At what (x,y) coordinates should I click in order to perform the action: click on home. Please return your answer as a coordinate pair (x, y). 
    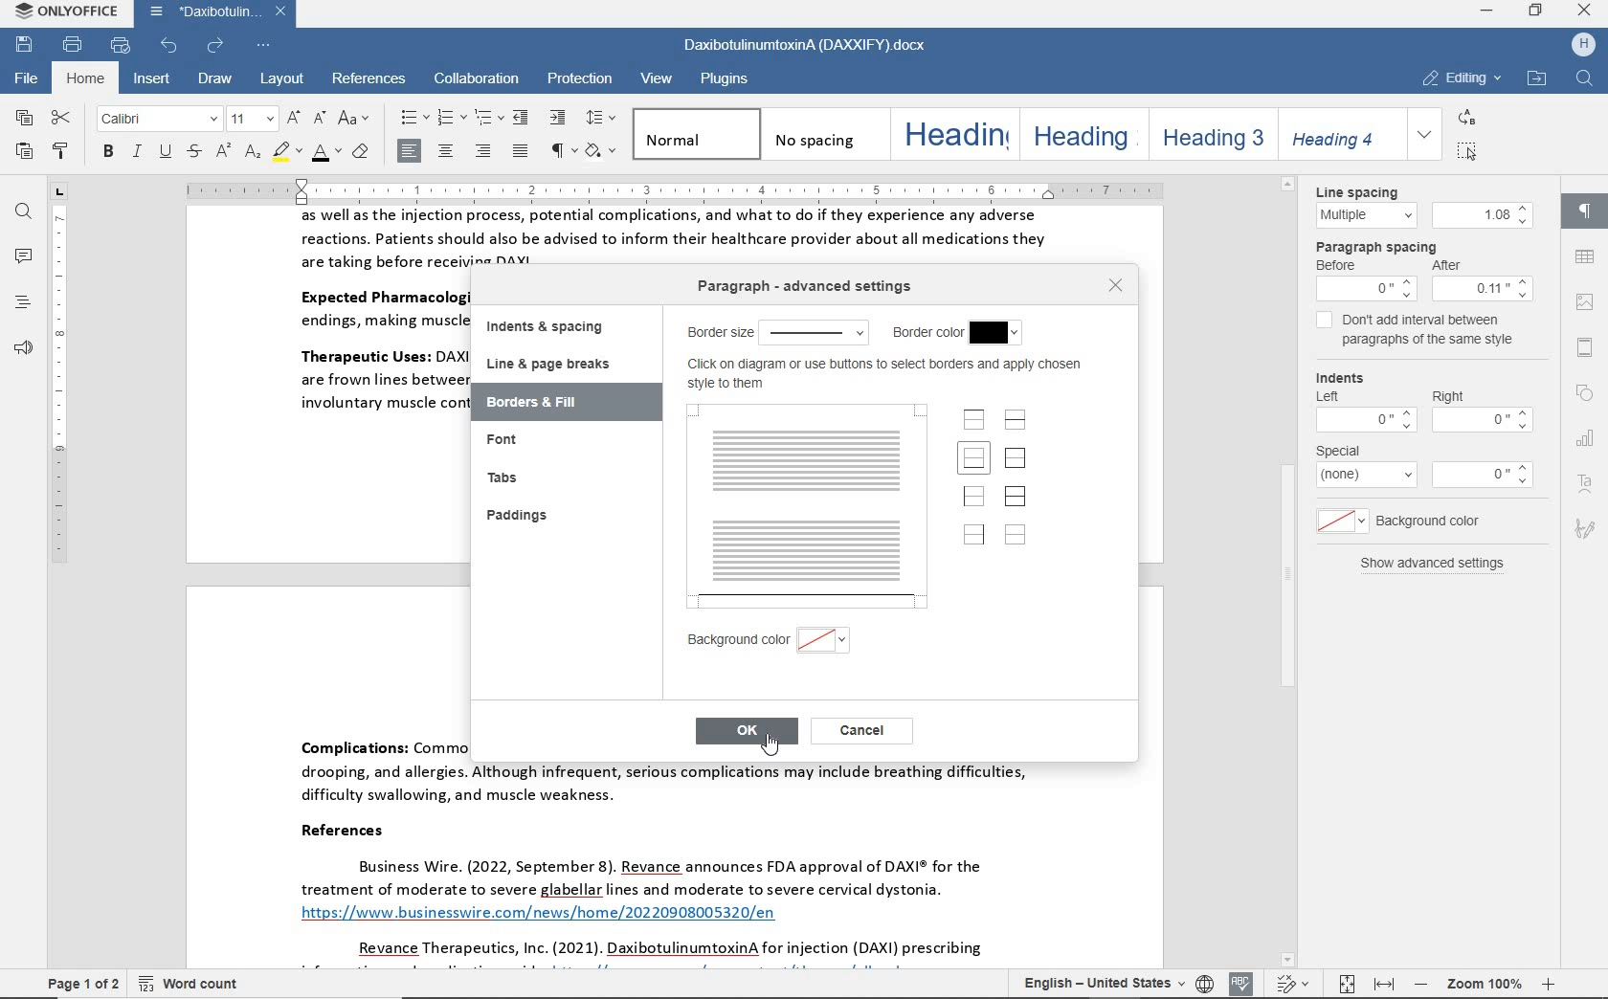
    Looking at the image, I should click on (87, 78).